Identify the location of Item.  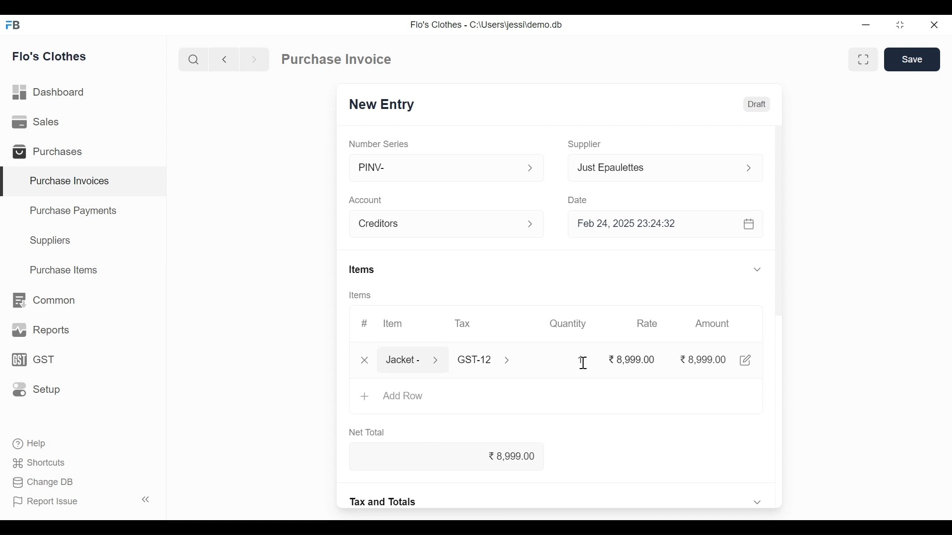
(393, 322).